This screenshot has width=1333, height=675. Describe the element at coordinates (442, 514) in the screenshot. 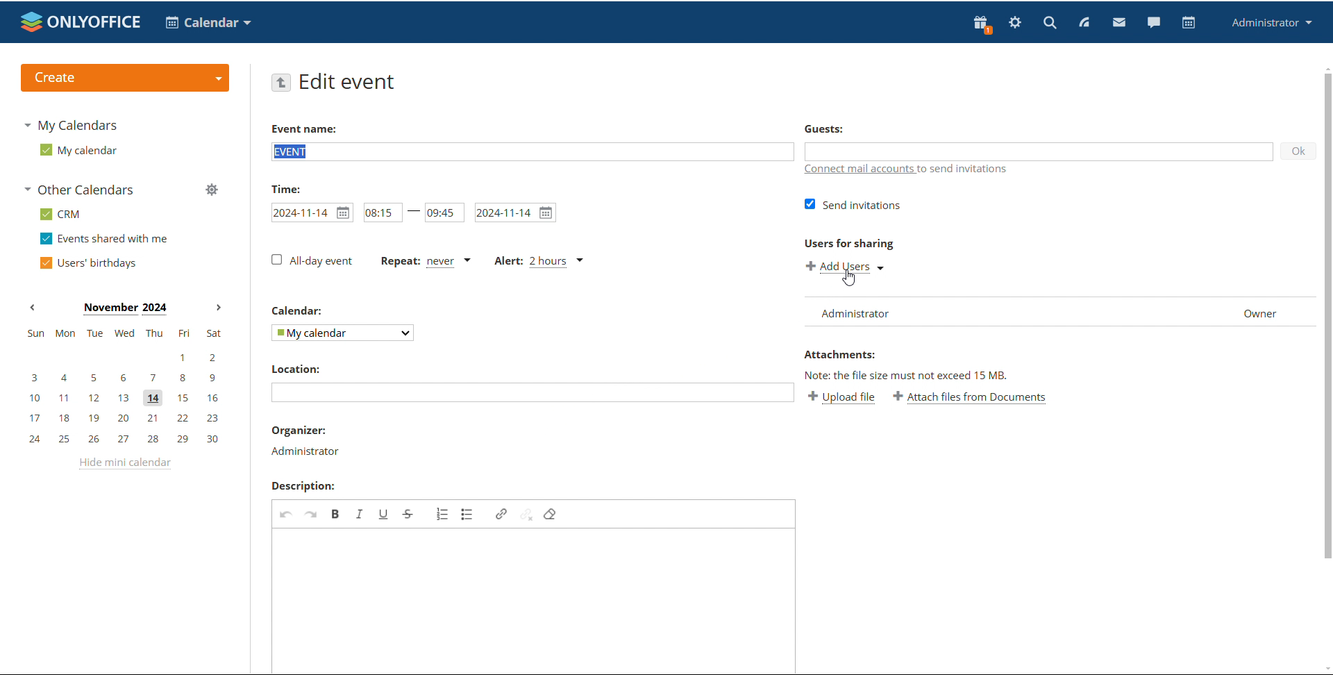

I see `inset/remove numbered list` at that location.